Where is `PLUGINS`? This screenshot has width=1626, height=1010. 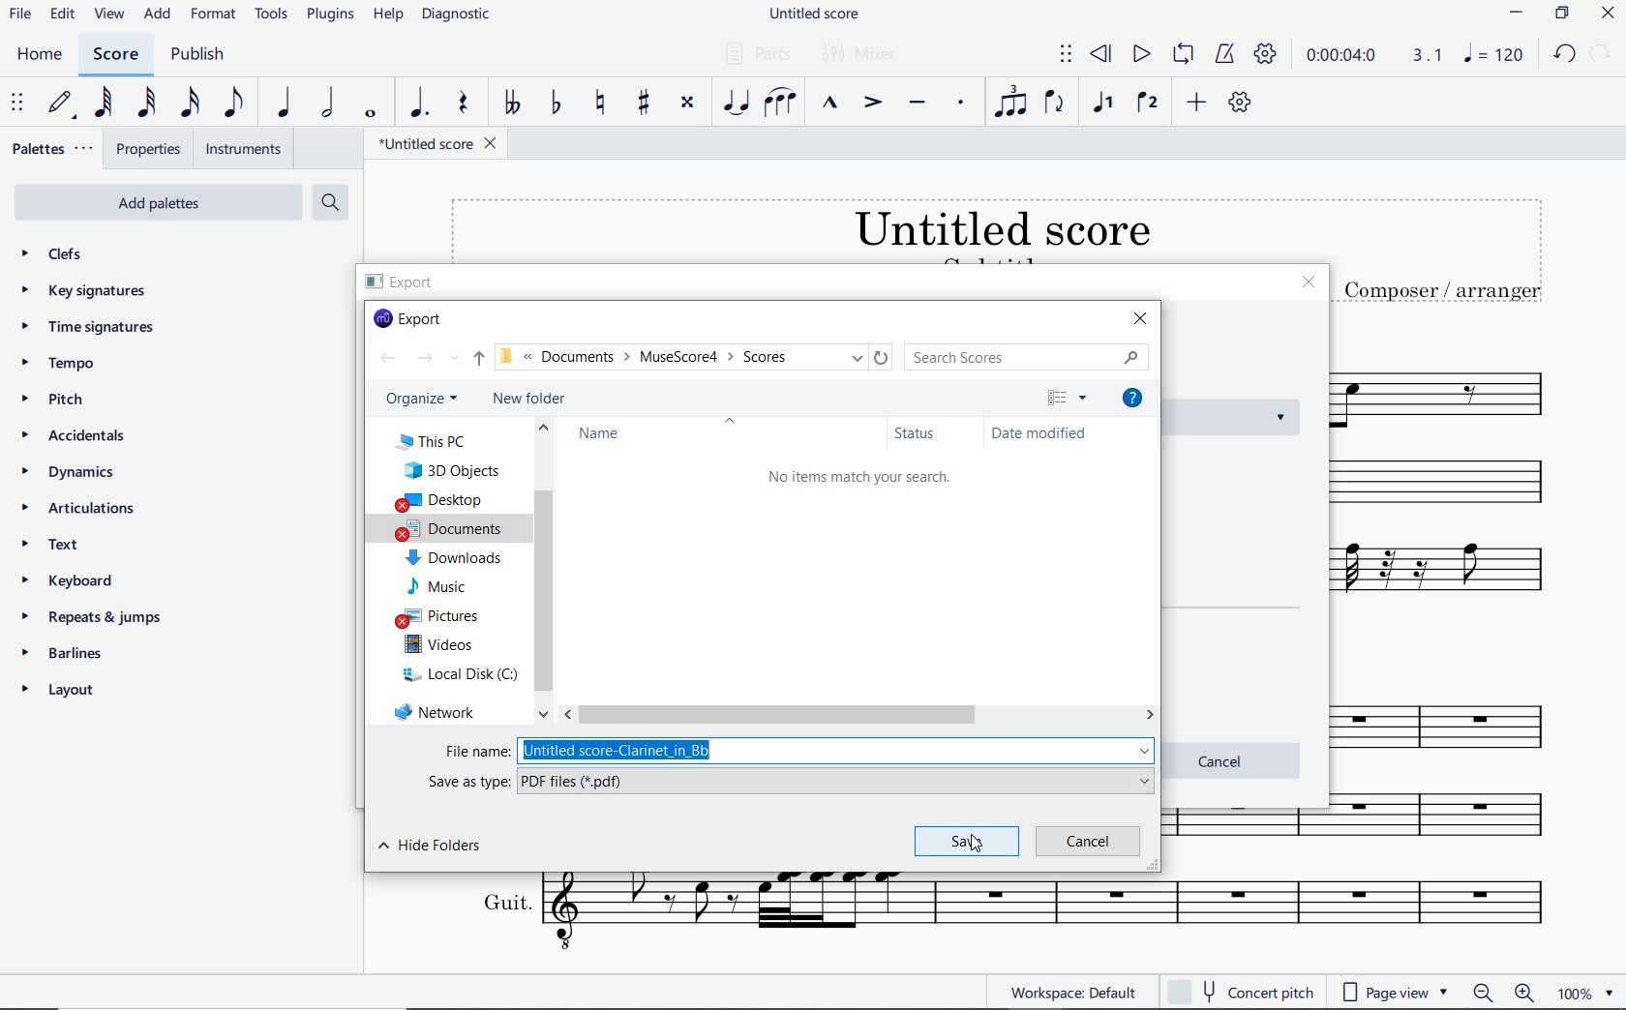
PLUGINS is located at coordinates (333, 18).